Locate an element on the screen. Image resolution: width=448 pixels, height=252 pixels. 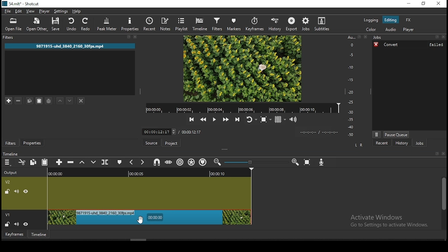
playlist is located at coordinates (182, 24).